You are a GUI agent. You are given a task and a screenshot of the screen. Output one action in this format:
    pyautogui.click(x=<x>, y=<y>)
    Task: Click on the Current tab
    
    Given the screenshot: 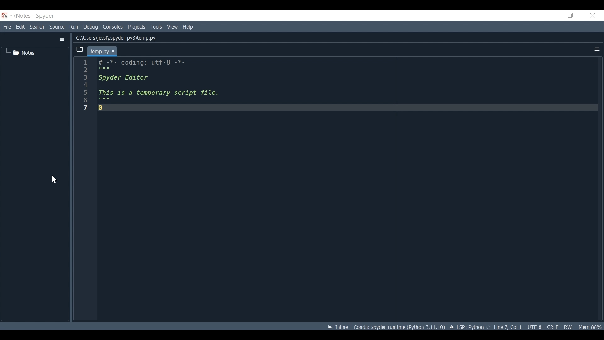 What is the action you would take?
    pyautogui.click(x=102, y=52)
    